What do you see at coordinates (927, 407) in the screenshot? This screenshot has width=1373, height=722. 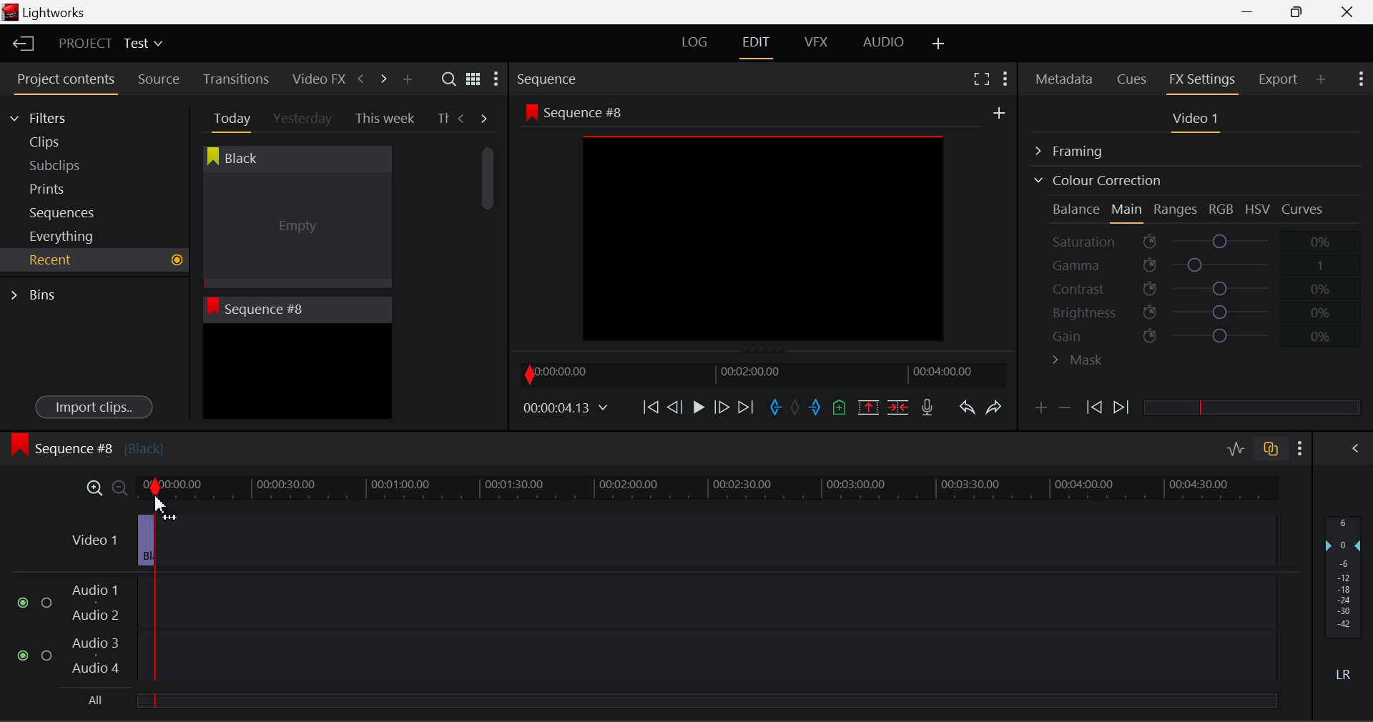 I see `Recrod Voiceover` at bounding box center [927, 407].